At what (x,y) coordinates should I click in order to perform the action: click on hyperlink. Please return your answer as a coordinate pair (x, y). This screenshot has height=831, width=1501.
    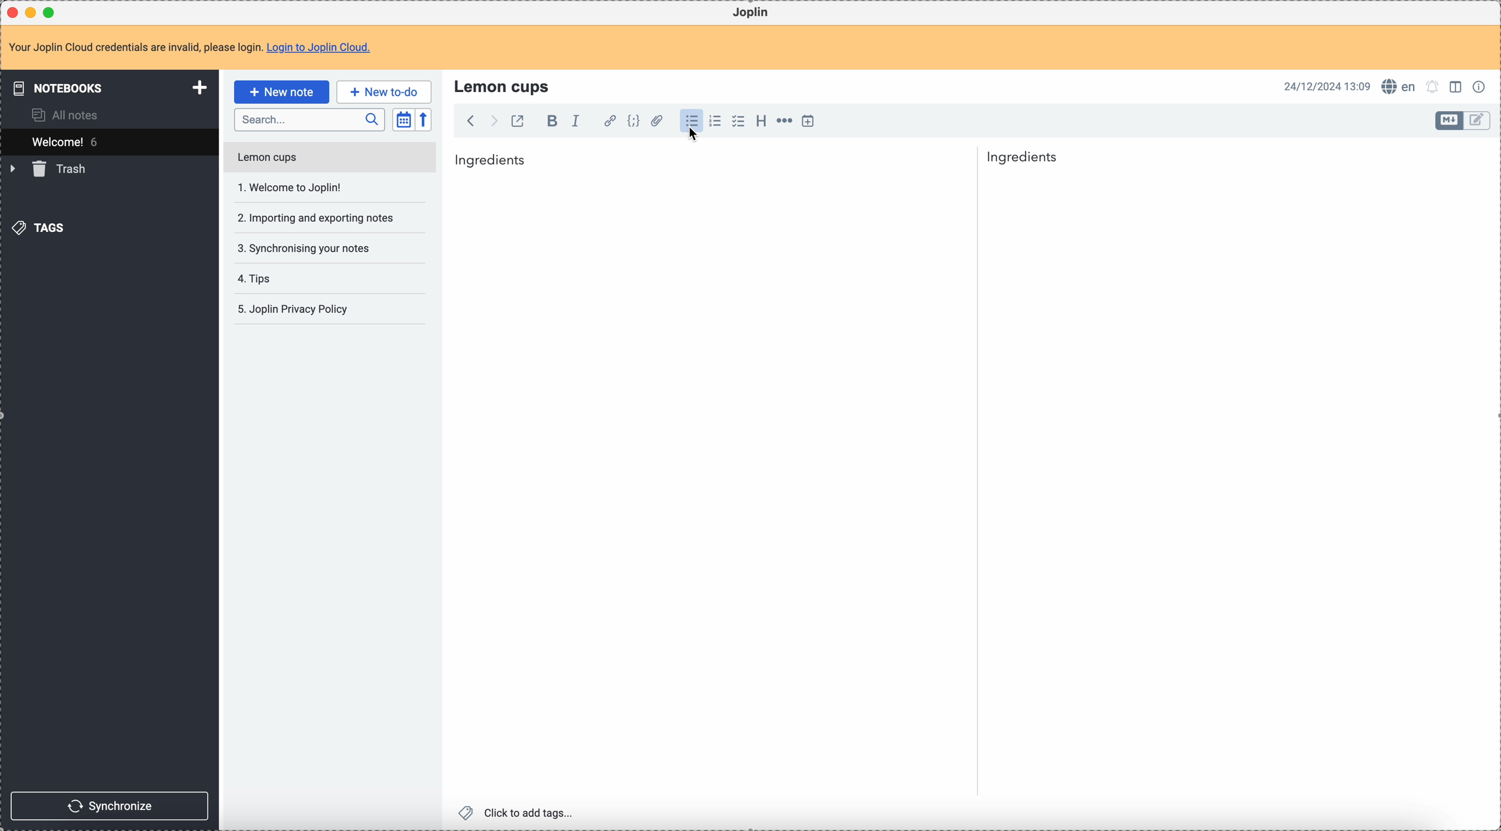
    Looking at the image, I should click on (608, 122).